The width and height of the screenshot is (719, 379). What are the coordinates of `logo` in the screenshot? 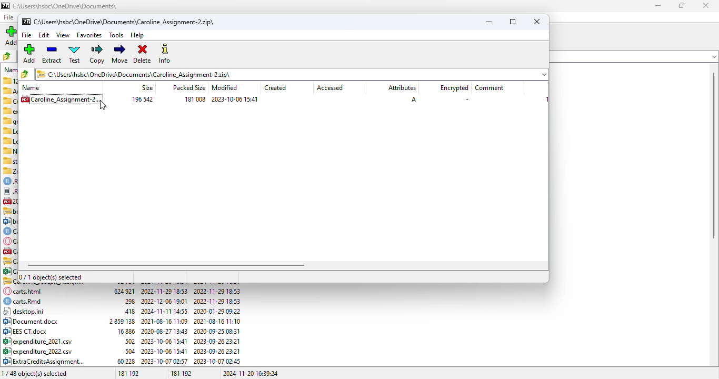 It's located at (26, 22).